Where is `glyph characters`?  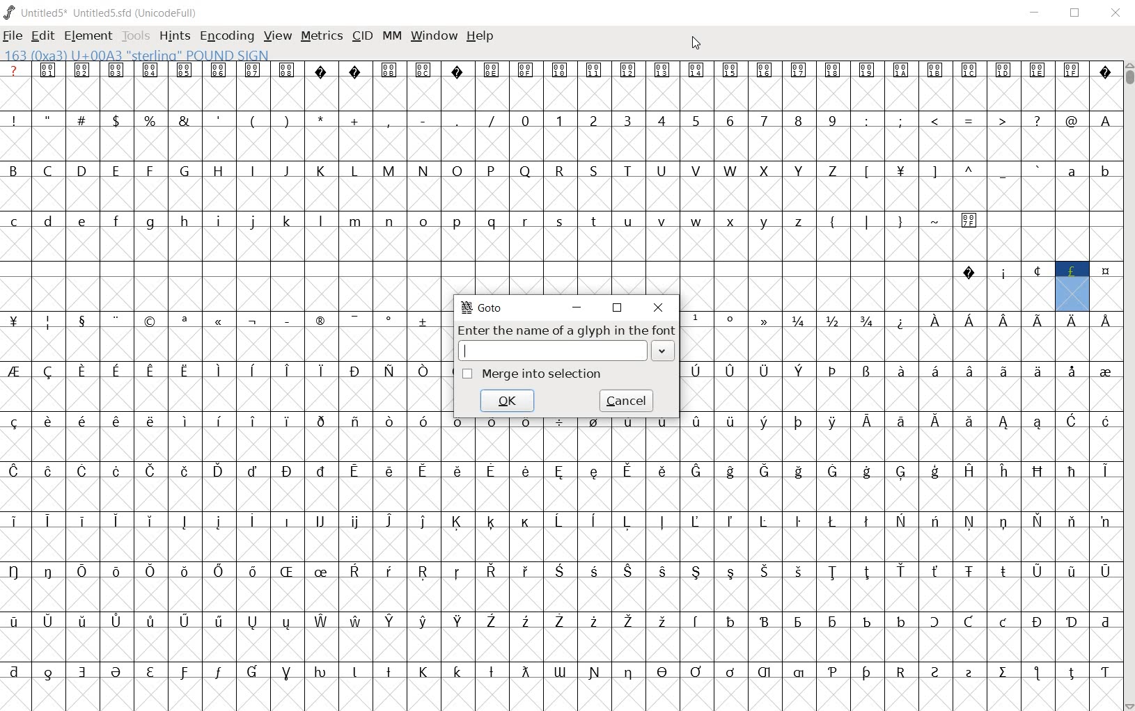
glyph characters is located at coordinates (781, 569).